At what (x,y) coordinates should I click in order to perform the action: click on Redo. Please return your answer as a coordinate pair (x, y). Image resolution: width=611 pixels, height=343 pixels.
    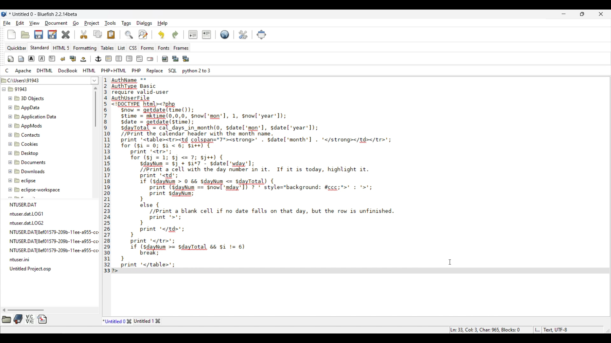
    Looking at the image, I should click on (175, 35).